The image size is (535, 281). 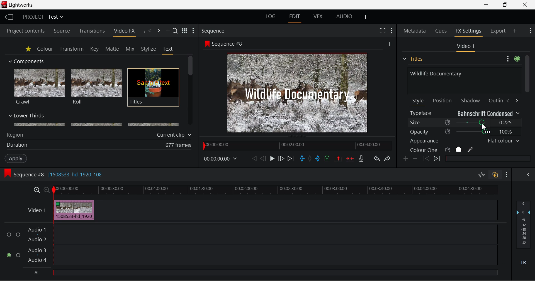 I want to click on Transform, so click(x=72, y=49).